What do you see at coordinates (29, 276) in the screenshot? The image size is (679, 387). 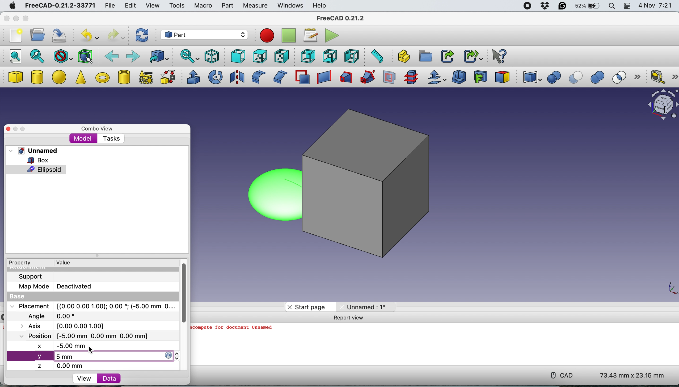 I see `support` at bounding box center [29, 276].